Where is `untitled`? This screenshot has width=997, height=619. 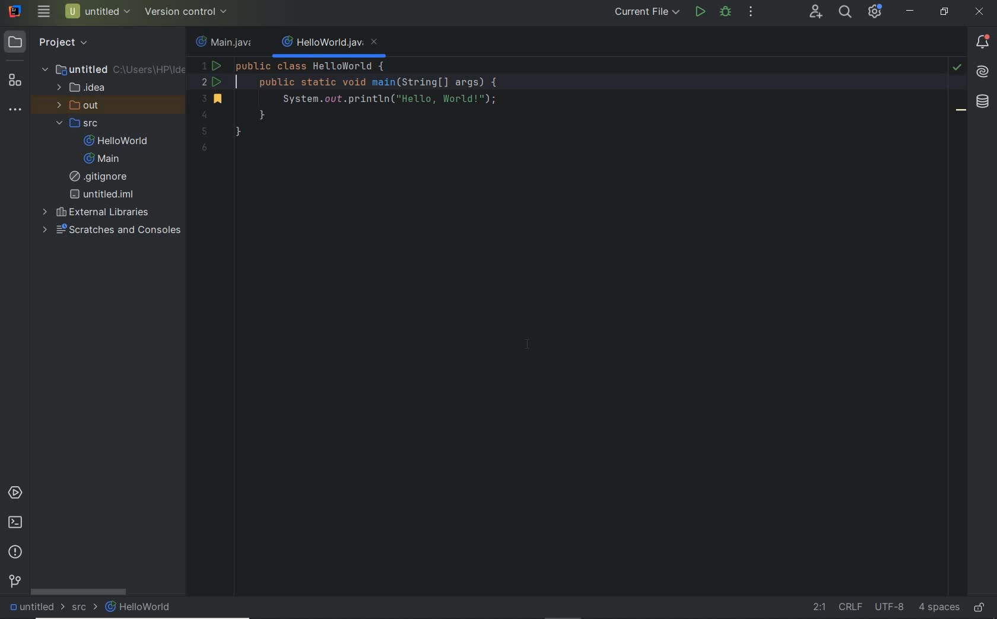
untitled is located at coordinates (34, 608).